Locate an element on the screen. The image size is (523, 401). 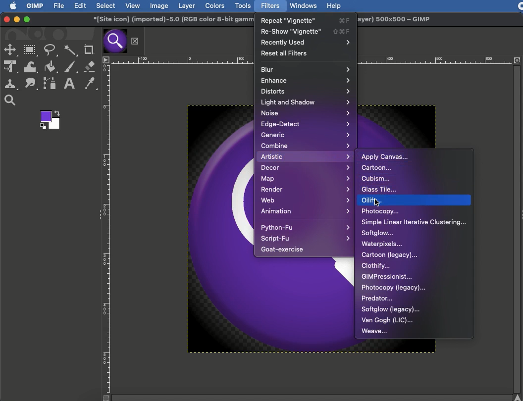
Repeat vignette is located at coordinates (307, 19).